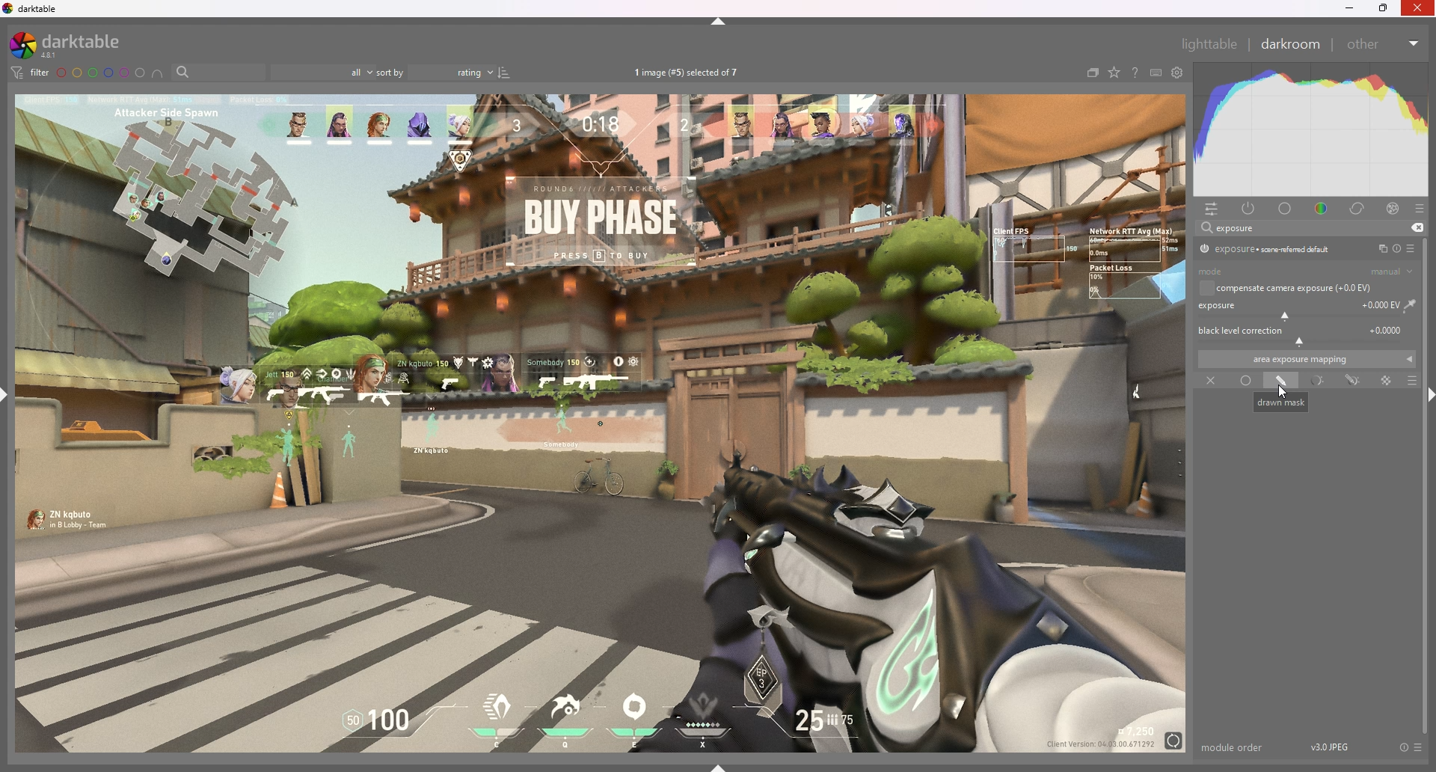  Describe the element at coordinates (1412, 248) in the screenshot. I see `presets` at that location.